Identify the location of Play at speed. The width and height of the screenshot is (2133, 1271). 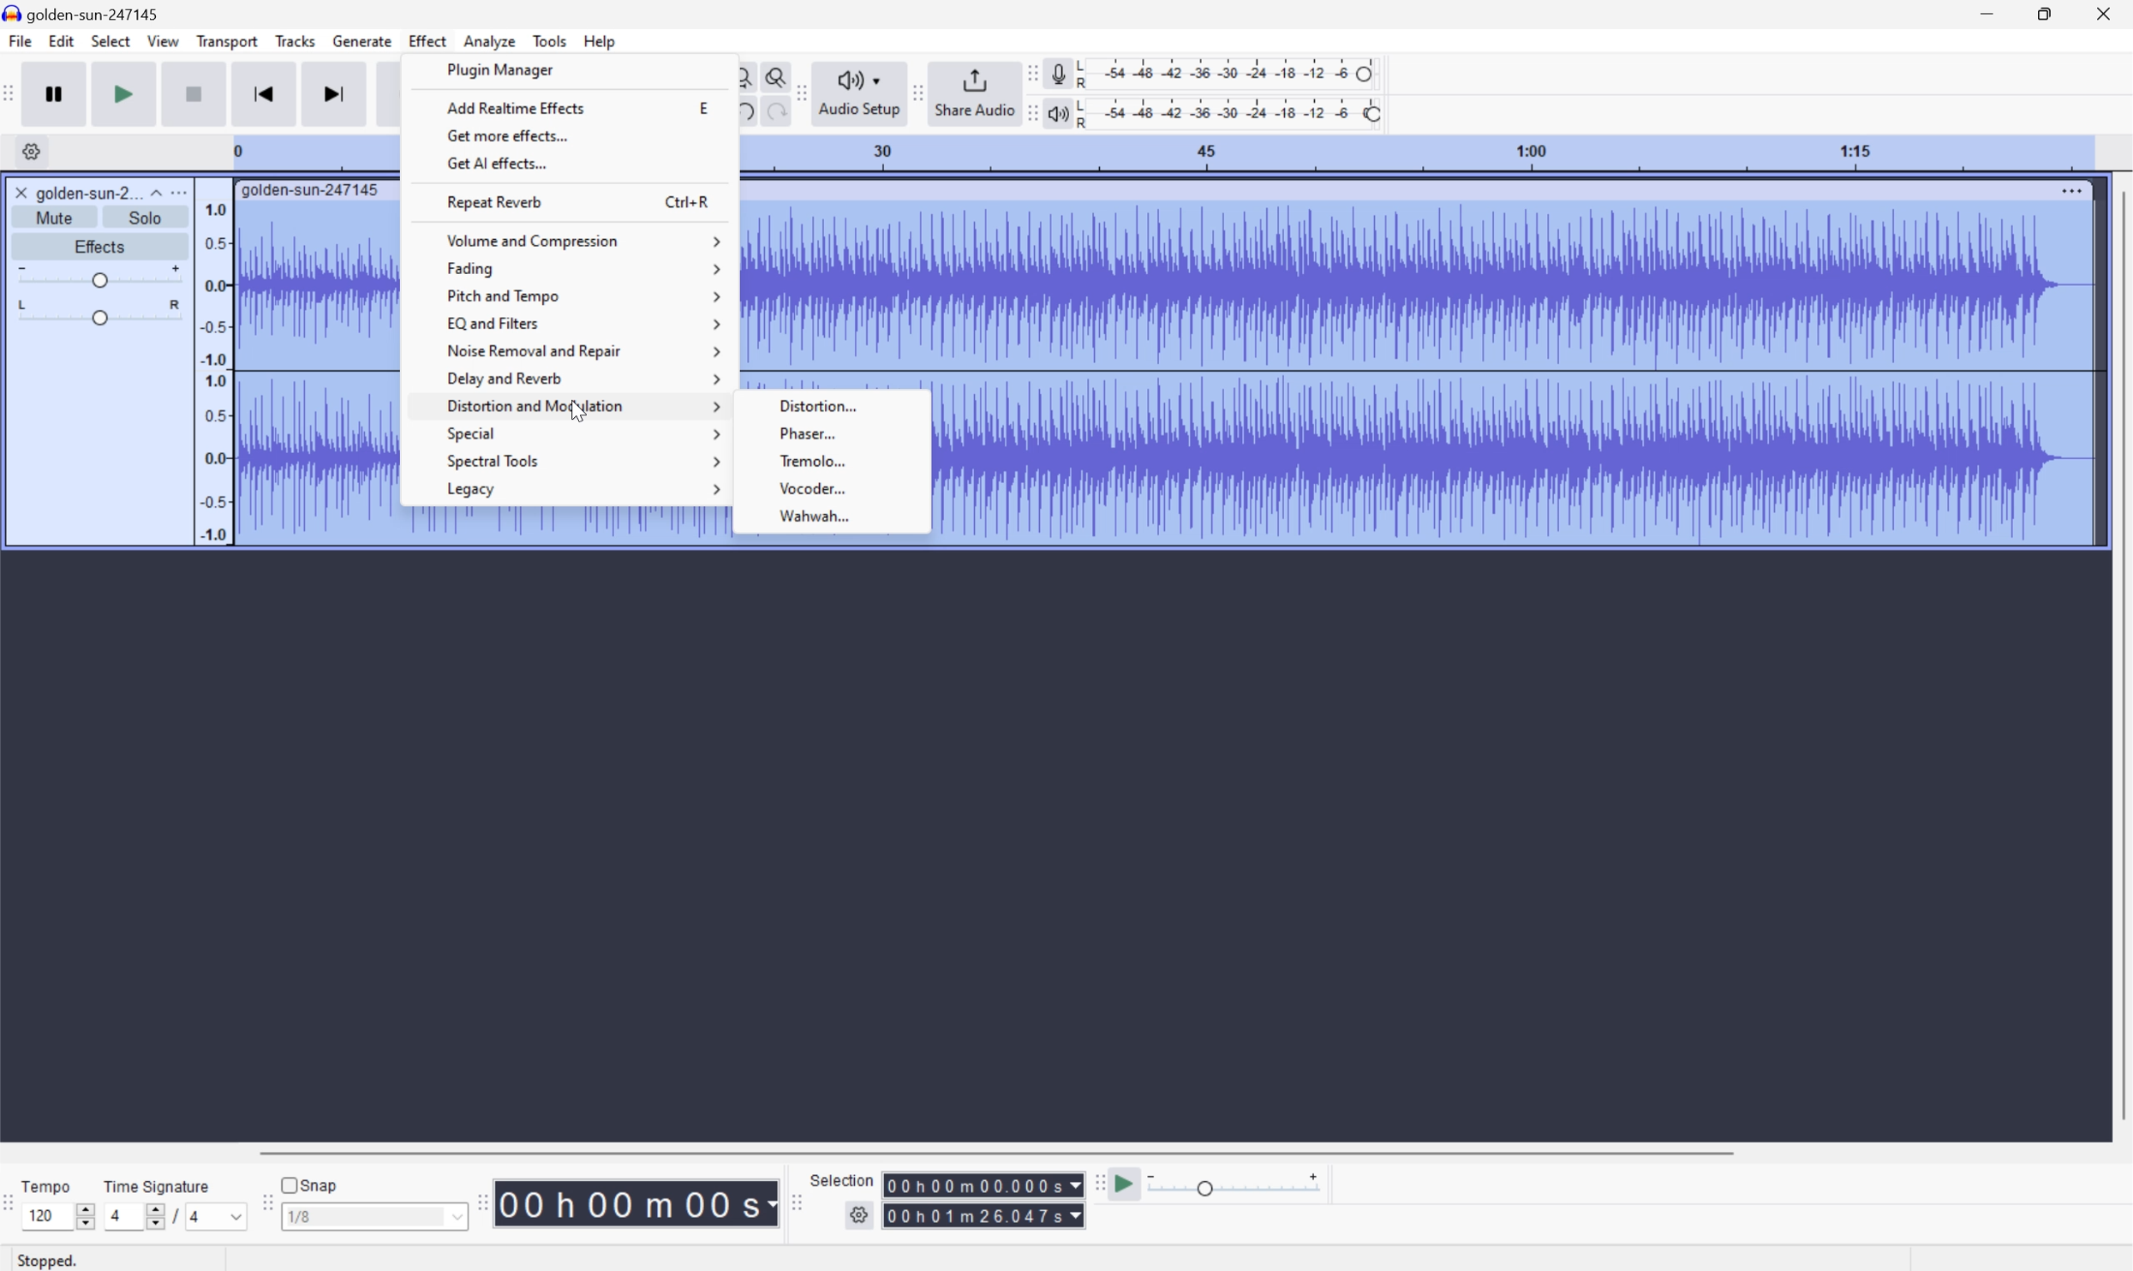
(1129, 1181).